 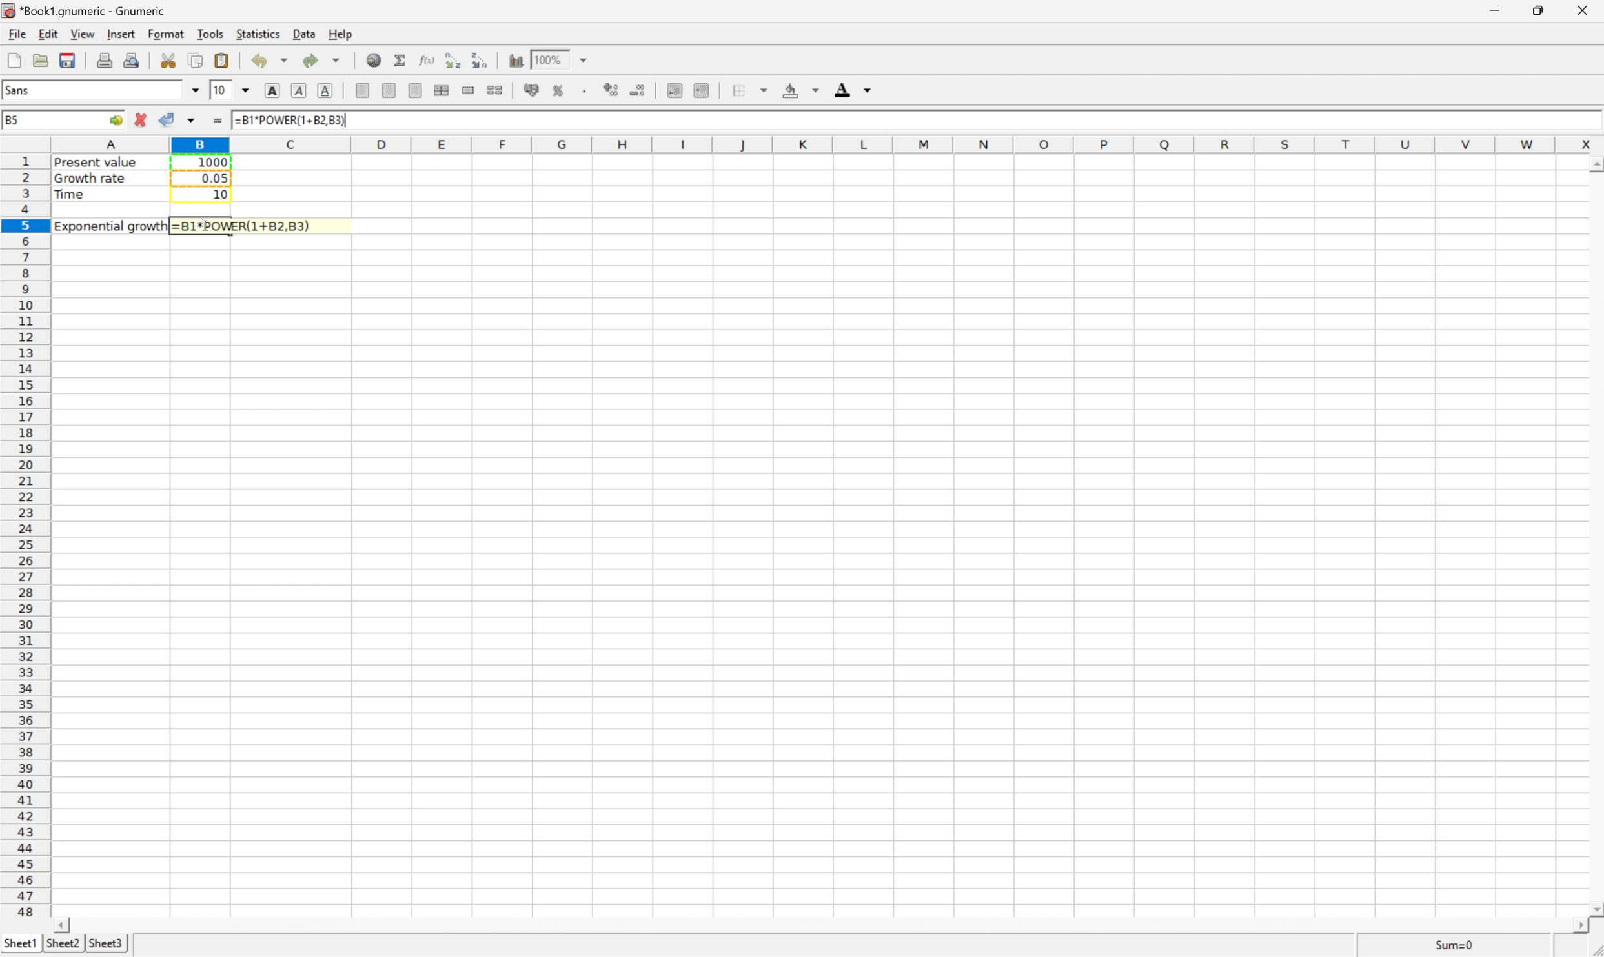 I want to click on 0.05, so click(x=214, y=178).